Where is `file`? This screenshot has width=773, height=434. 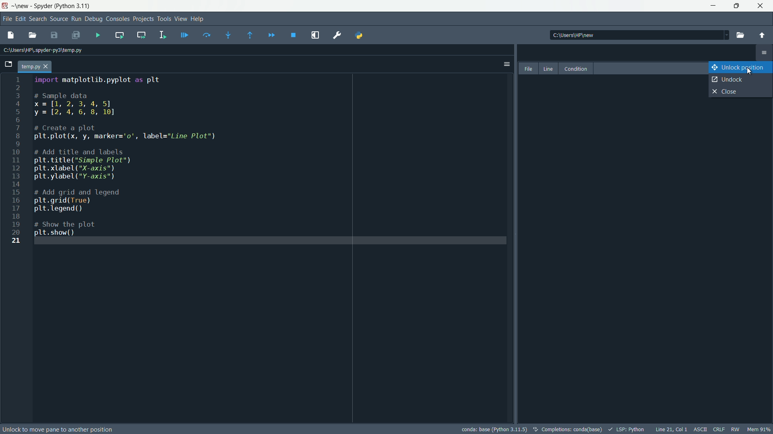 file is located at coordinates (527, 68).